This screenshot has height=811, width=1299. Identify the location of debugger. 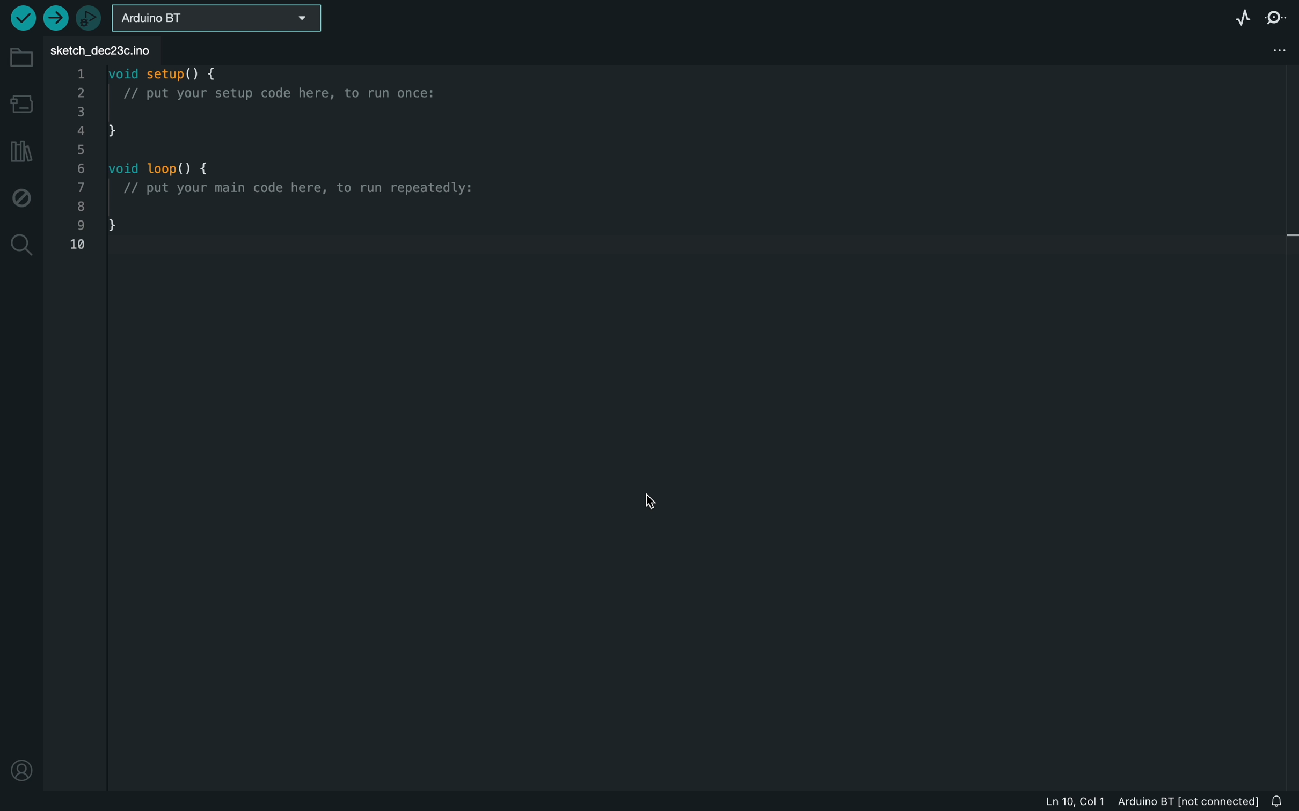
(90, 19).